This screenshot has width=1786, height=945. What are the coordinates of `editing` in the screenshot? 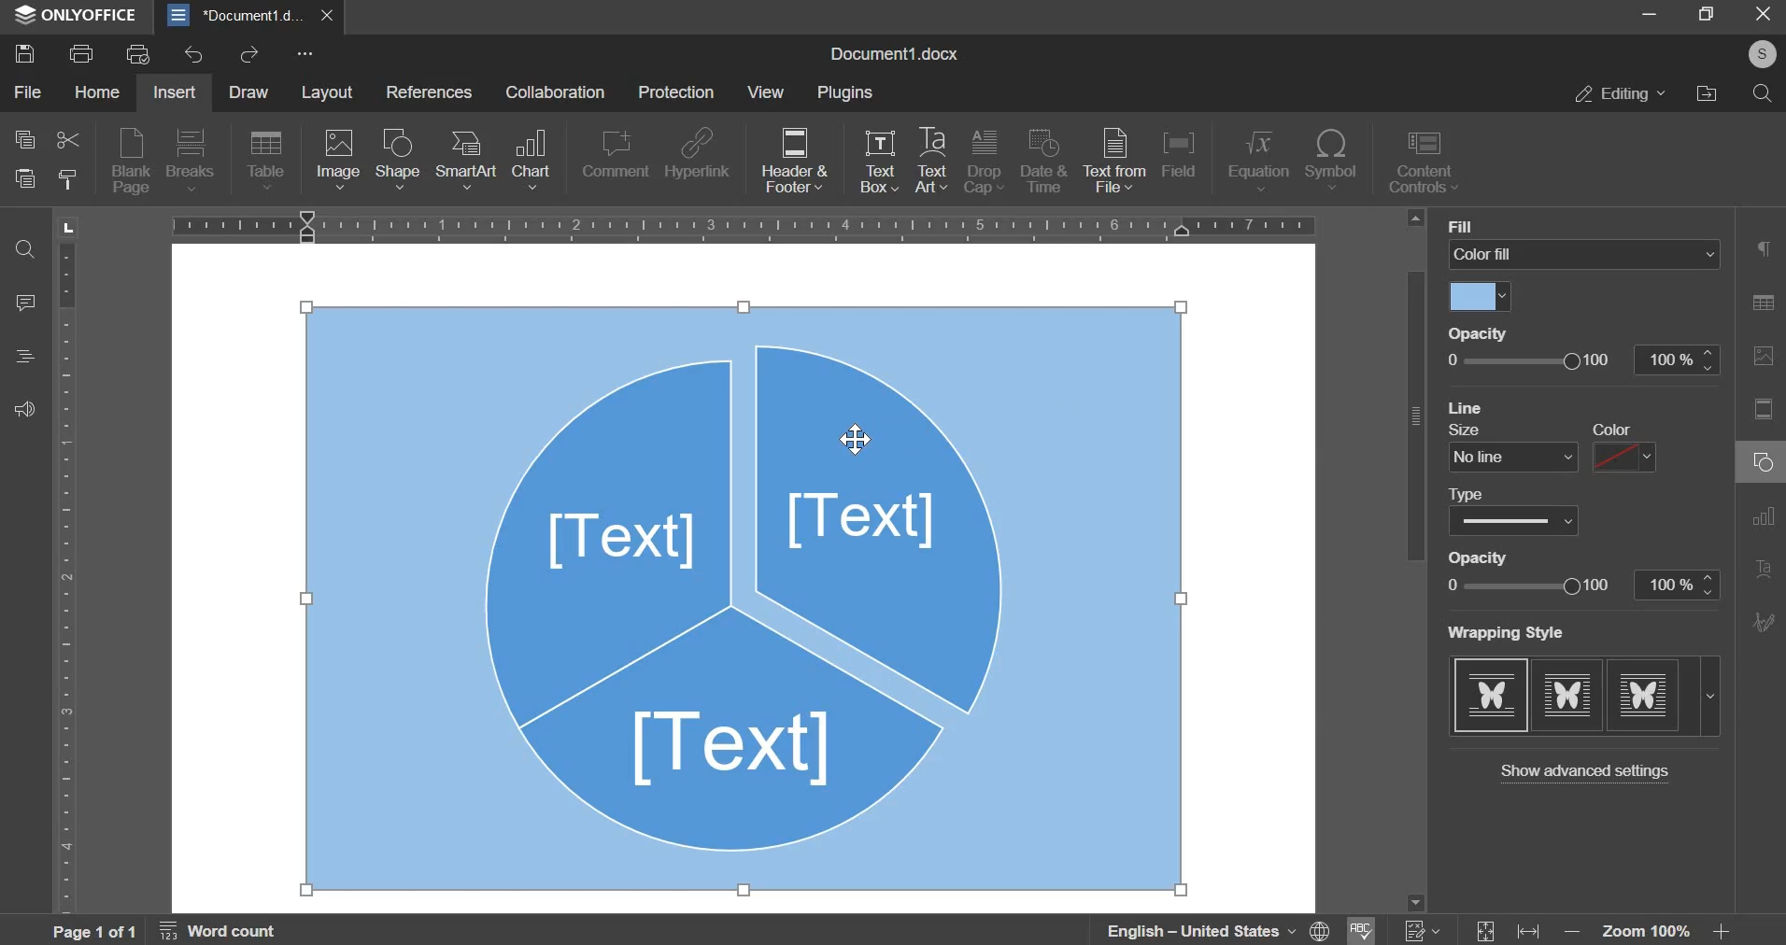 It's located at (1617, 92).